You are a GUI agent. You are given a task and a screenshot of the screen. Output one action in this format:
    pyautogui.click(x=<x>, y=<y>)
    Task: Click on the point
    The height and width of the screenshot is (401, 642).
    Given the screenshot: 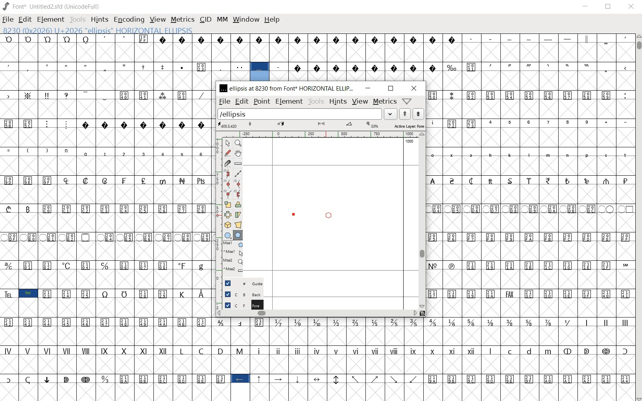 What is the action you would take?
    pyautogui.click(x=261, y=102)
    